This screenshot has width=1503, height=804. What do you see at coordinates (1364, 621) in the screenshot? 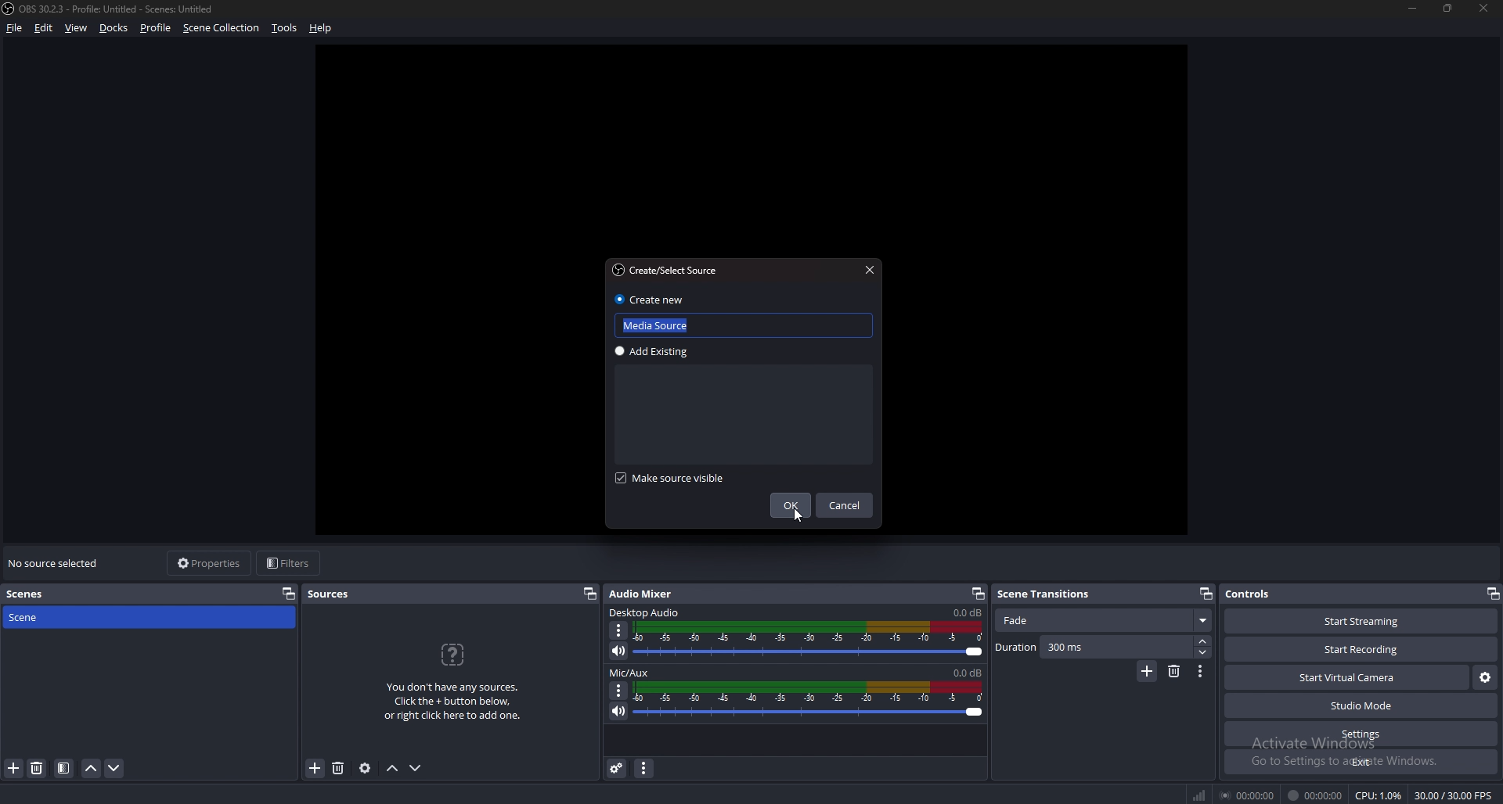
I see `Start streaming` at bounding box center [1364, 621].